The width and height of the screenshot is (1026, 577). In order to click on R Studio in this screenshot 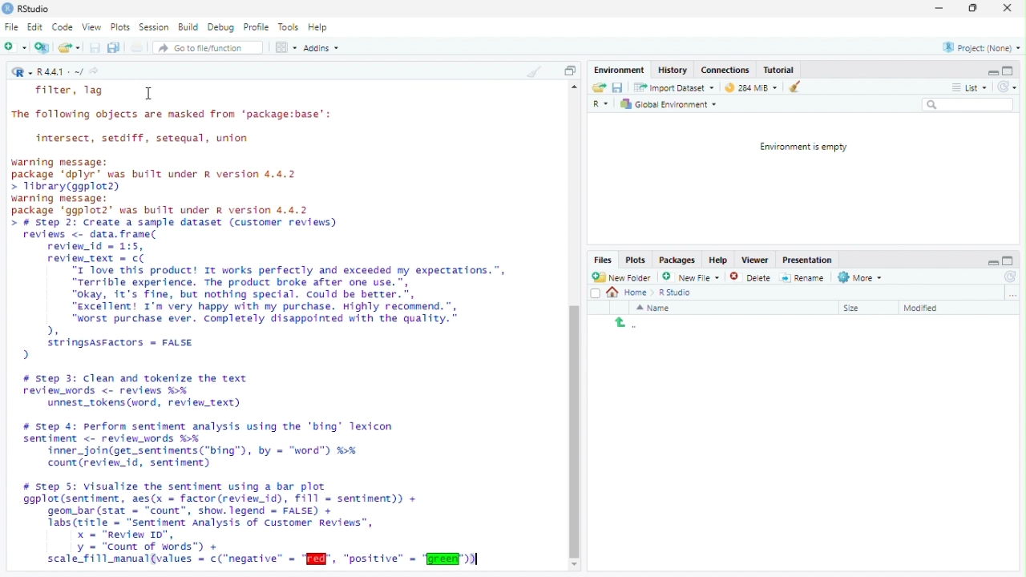, I will do `click(677, 293)`.